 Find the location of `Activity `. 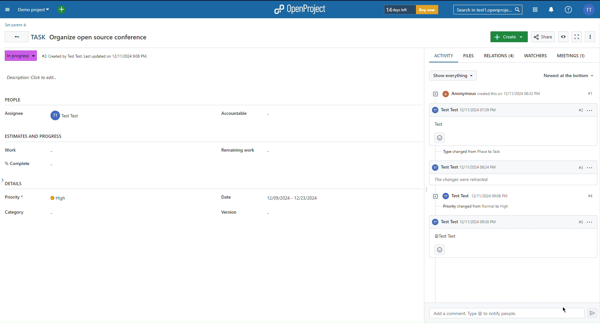

Activity  is located at coordinates (511, 149).